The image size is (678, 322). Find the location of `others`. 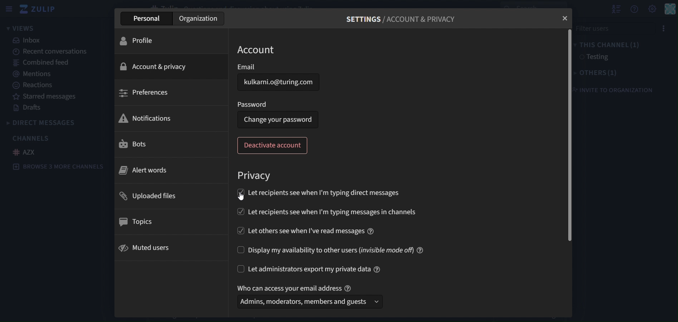

others is located at coordinates (599, 74).